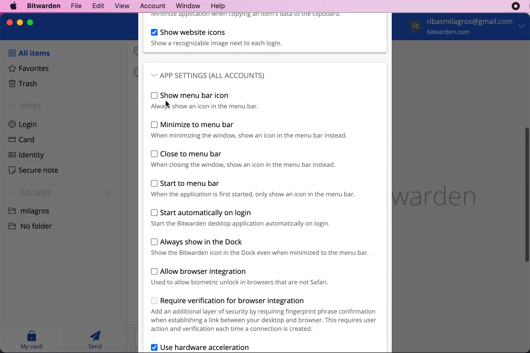 The height and width of the screenshot is (353, 530). I want to click on minimize, so click(20, 22).